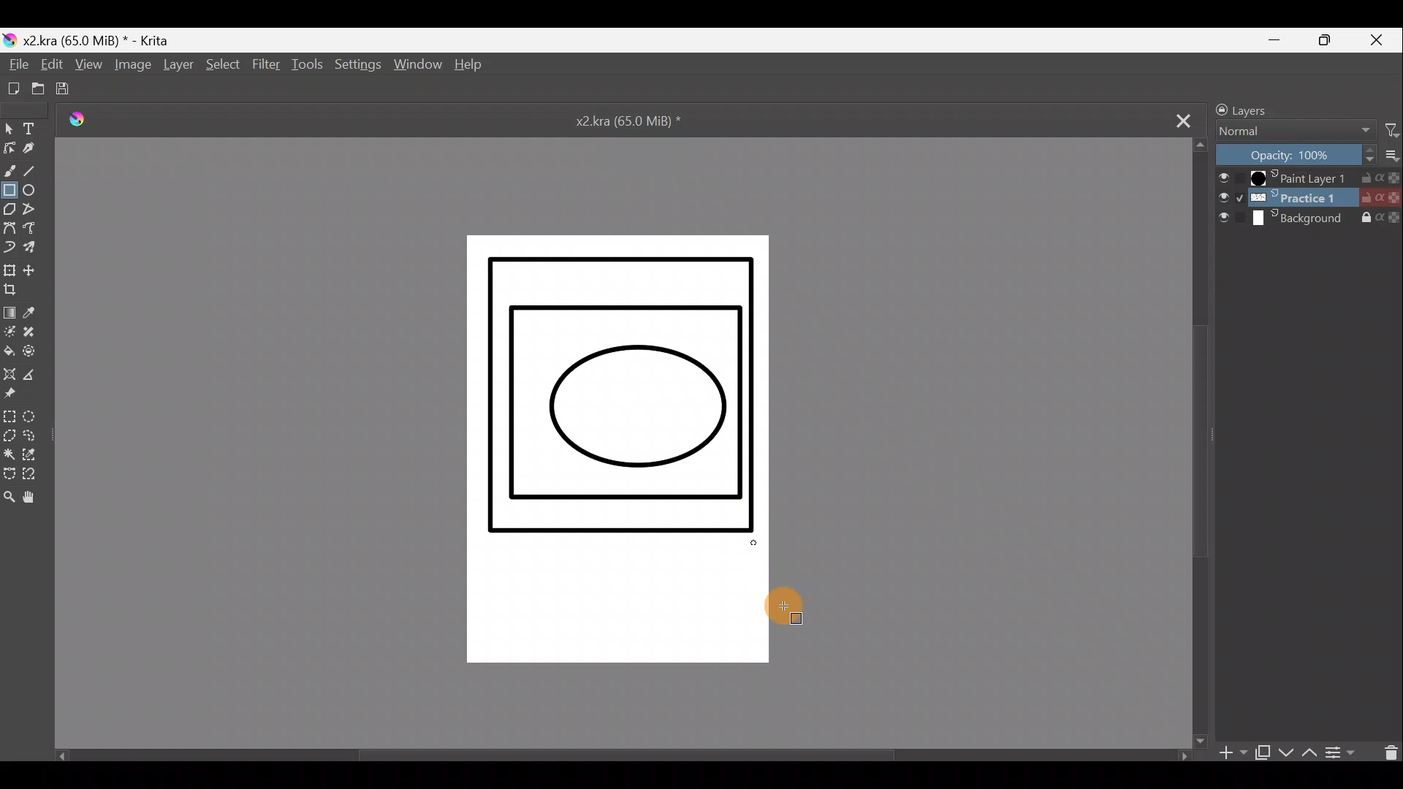  Describe the element at coordinates (1331, 41) in the screenshot. I see `Maximize` at that location.